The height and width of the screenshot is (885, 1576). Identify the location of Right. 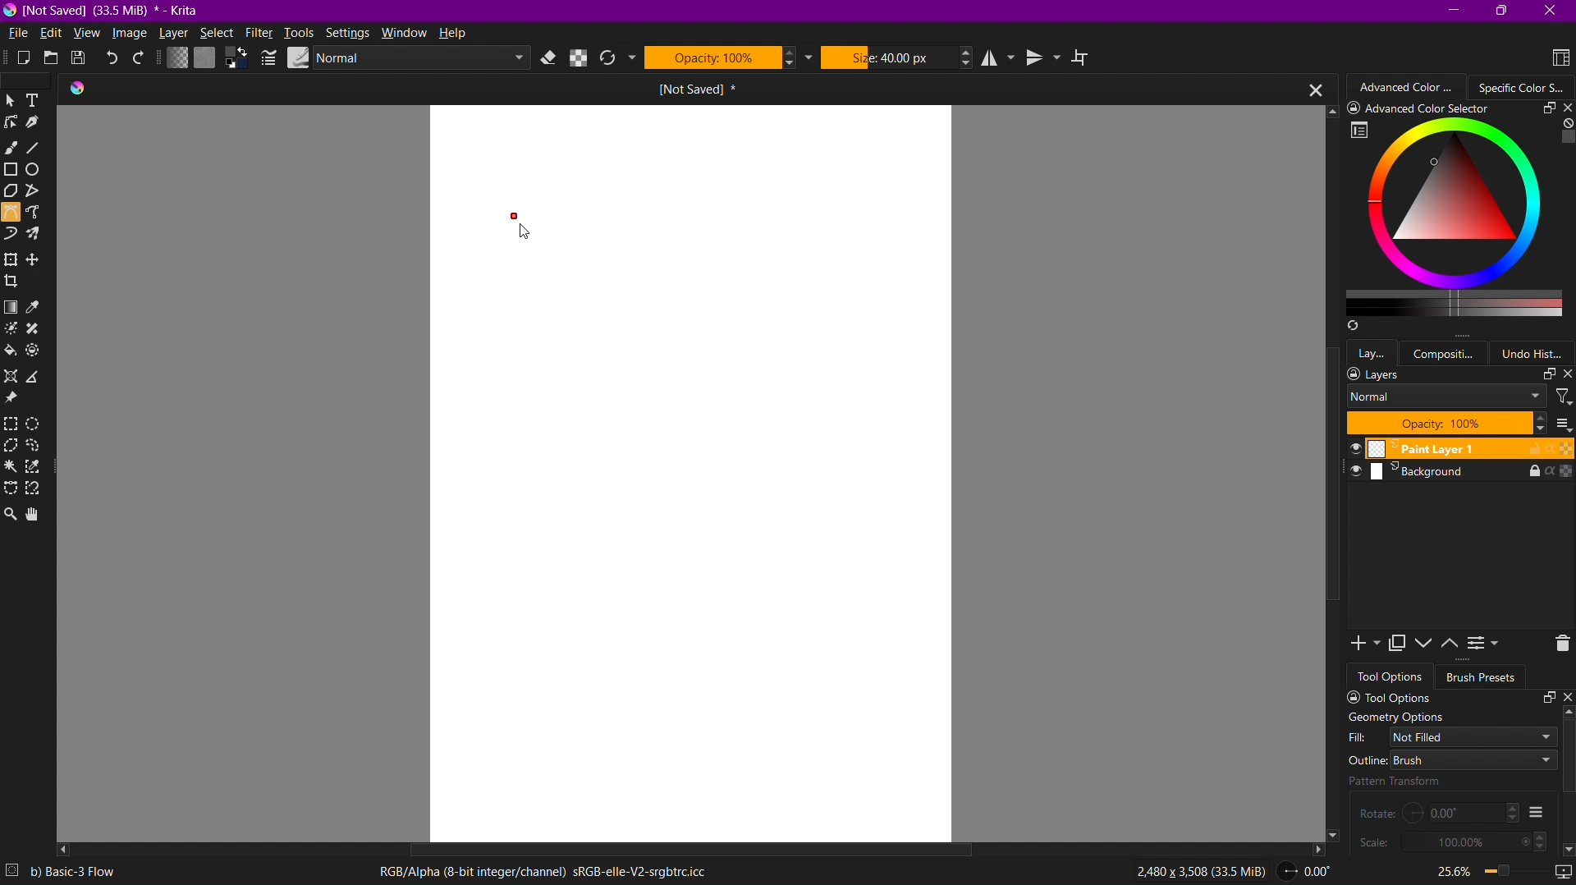
(1317, 848).